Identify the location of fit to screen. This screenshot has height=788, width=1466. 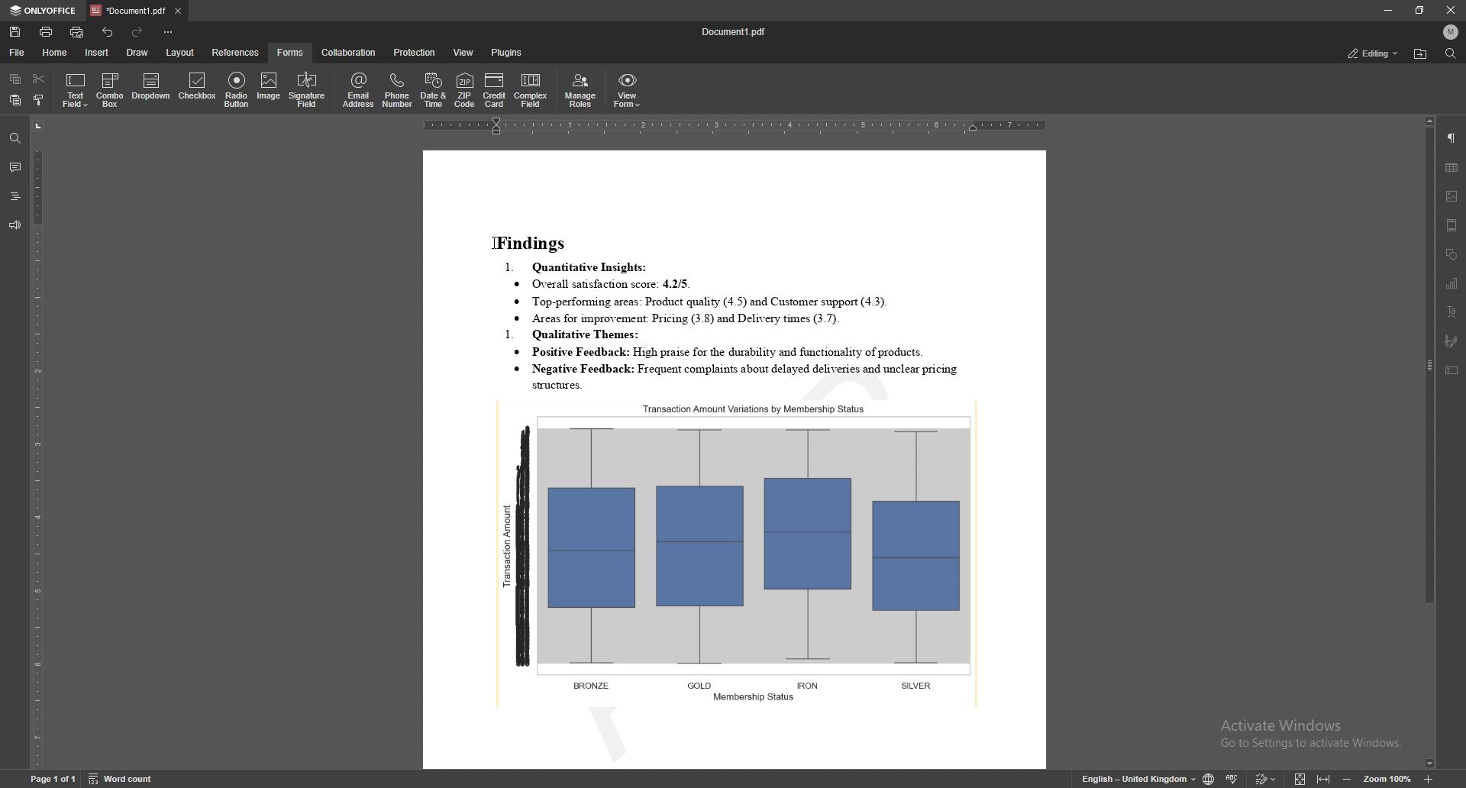
(1300, 777).